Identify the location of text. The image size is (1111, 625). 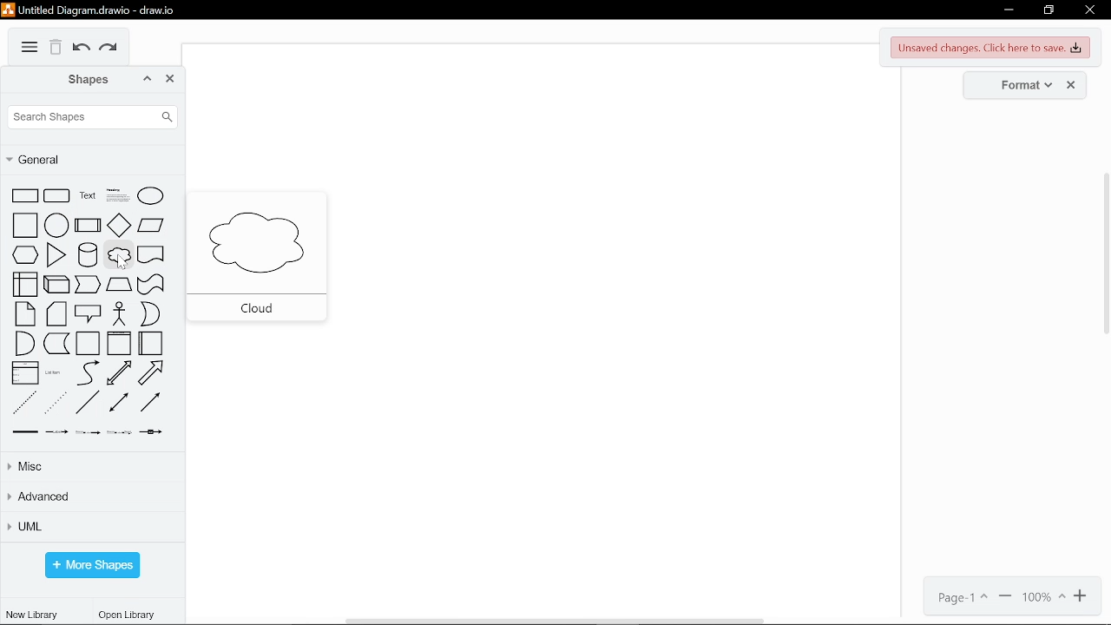
(86, 196).